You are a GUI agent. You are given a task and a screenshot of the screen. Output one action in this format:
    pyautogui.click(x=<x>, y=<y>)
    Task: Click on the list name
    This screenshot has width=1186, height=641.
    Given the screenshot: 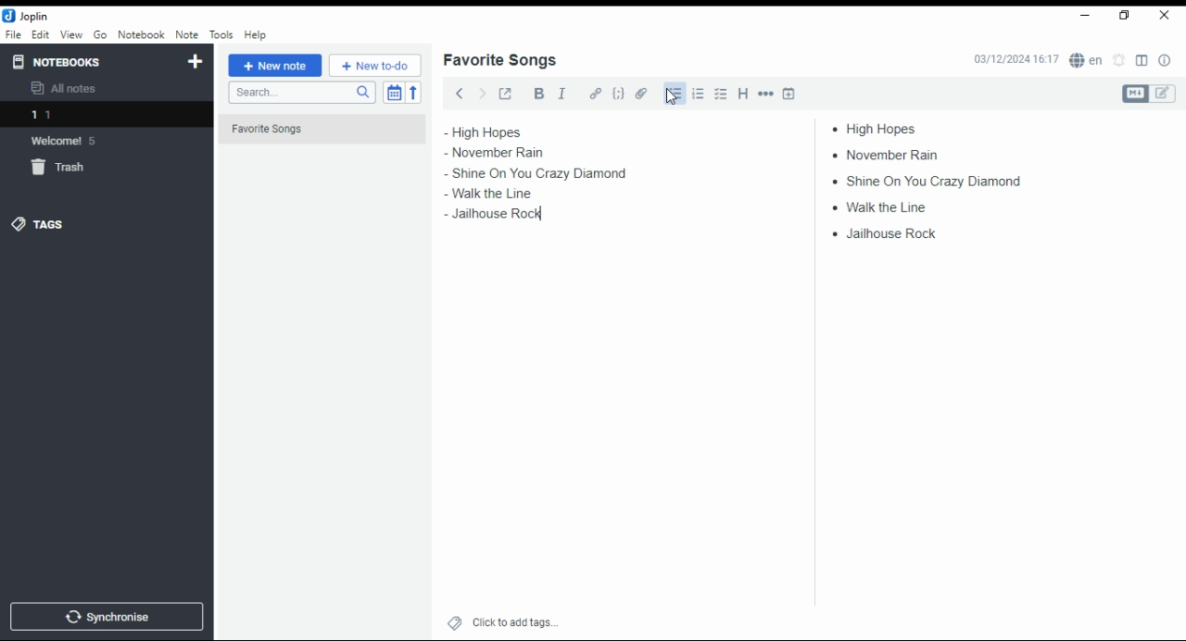 What is the action you would take?
    pyautogui.click(x=499, y=61)
    